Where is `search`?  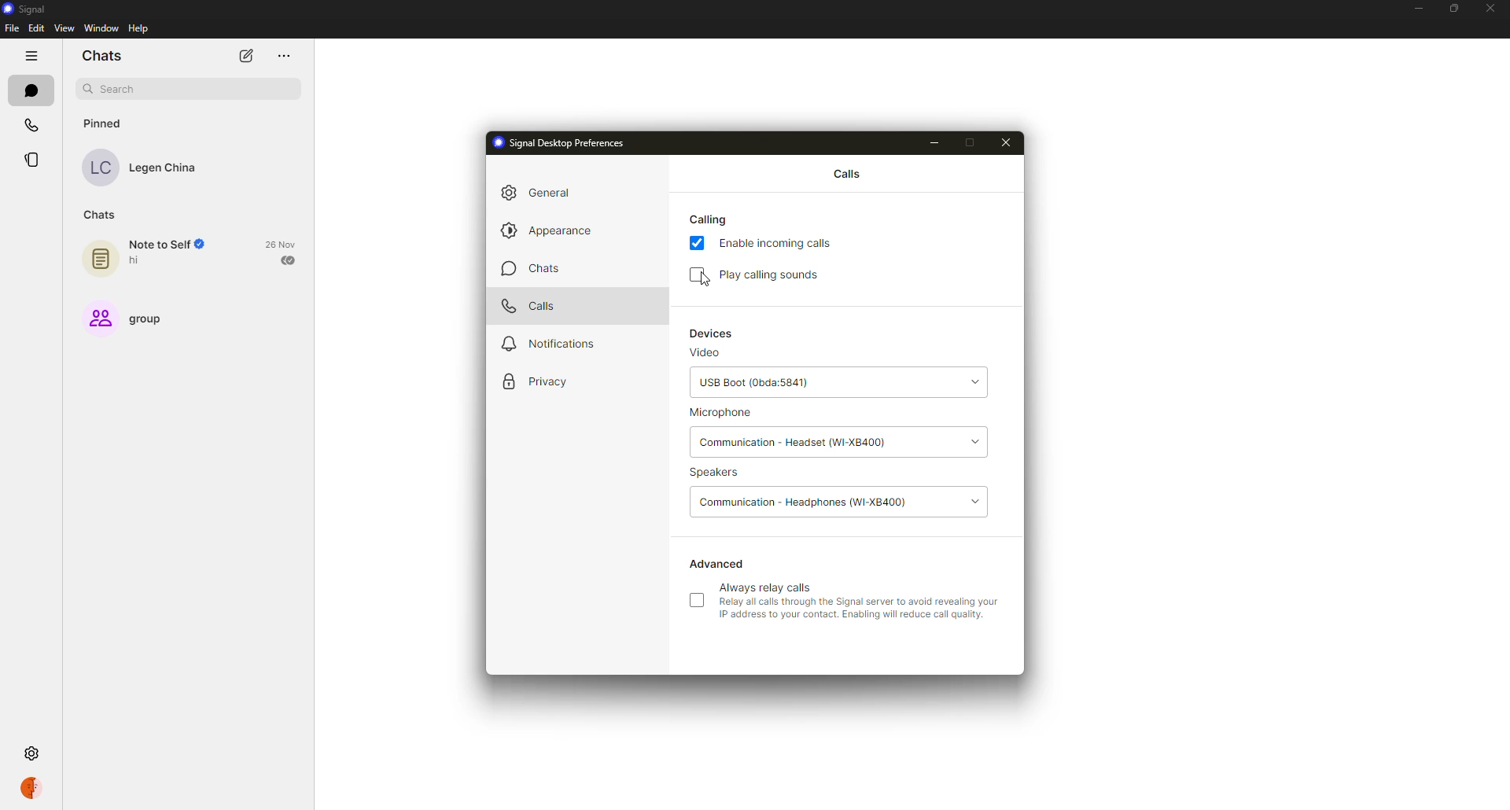 search is located at coordinates (116, 89).